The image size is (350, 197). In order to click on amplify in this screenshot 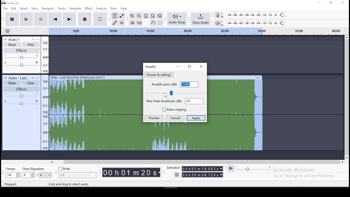, I will do `click(151, 66)`.